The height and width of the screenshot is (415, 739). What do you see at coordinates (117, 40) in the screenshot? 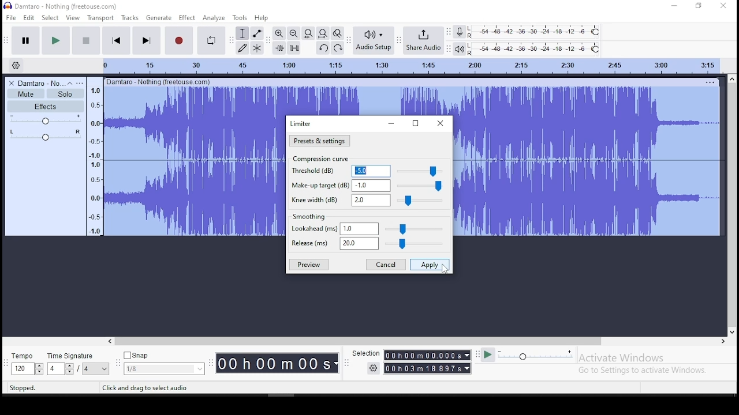
I see `skip to start` at bounding box center [117, 40].